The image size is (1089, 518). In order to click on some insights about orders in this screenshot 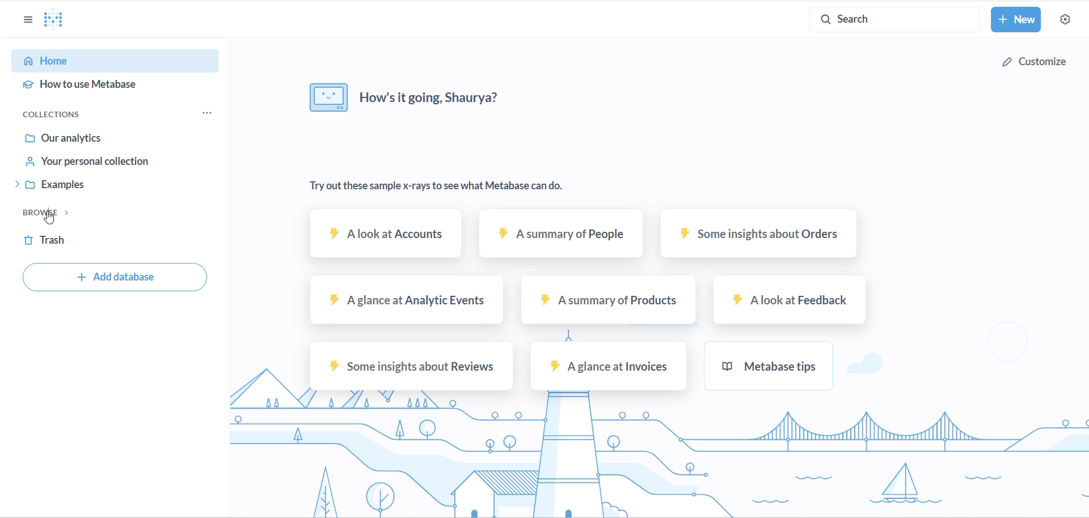, I will do `click(760, 238)`.